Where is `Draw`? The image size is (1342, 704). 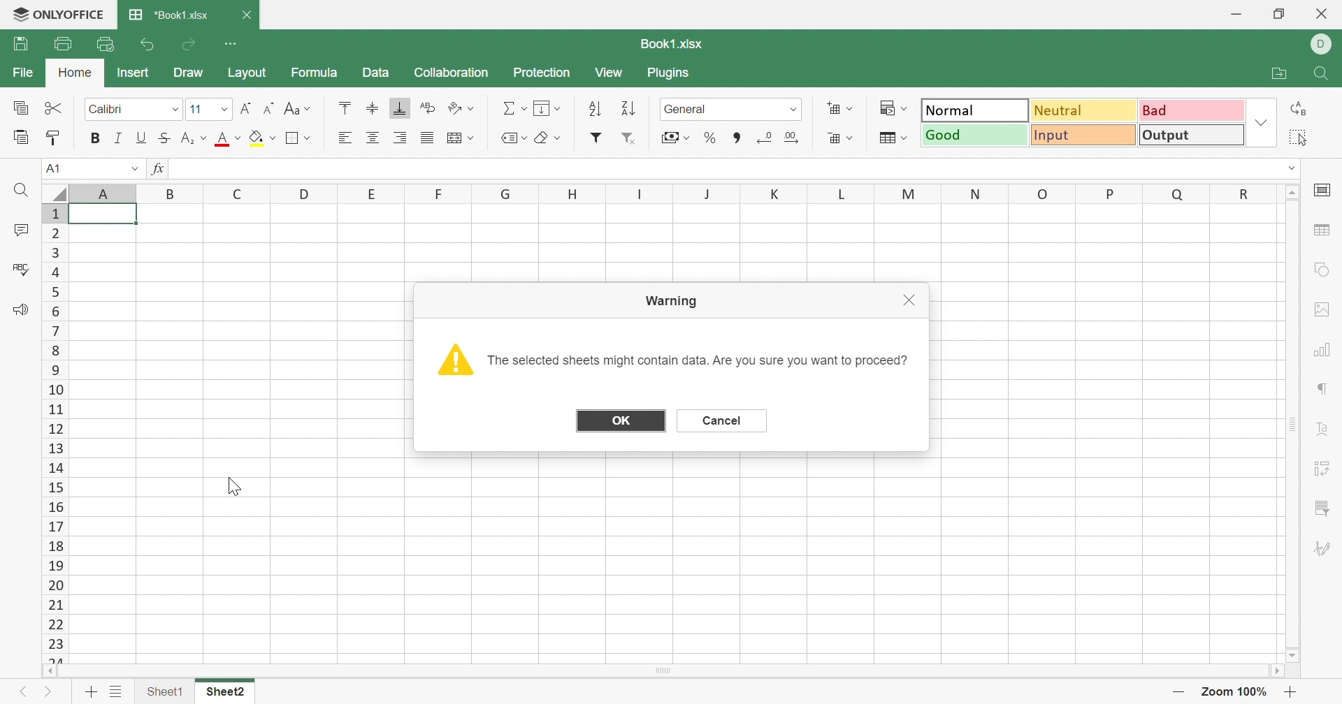
Draw is located at coordinates (189, 72).